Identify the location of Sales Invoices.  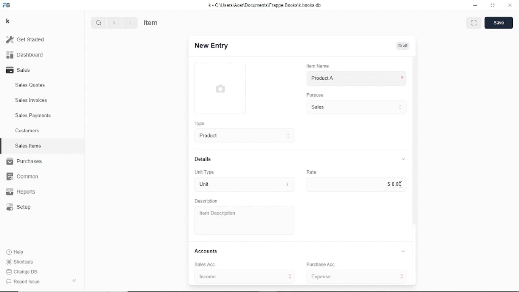
(31, 101).